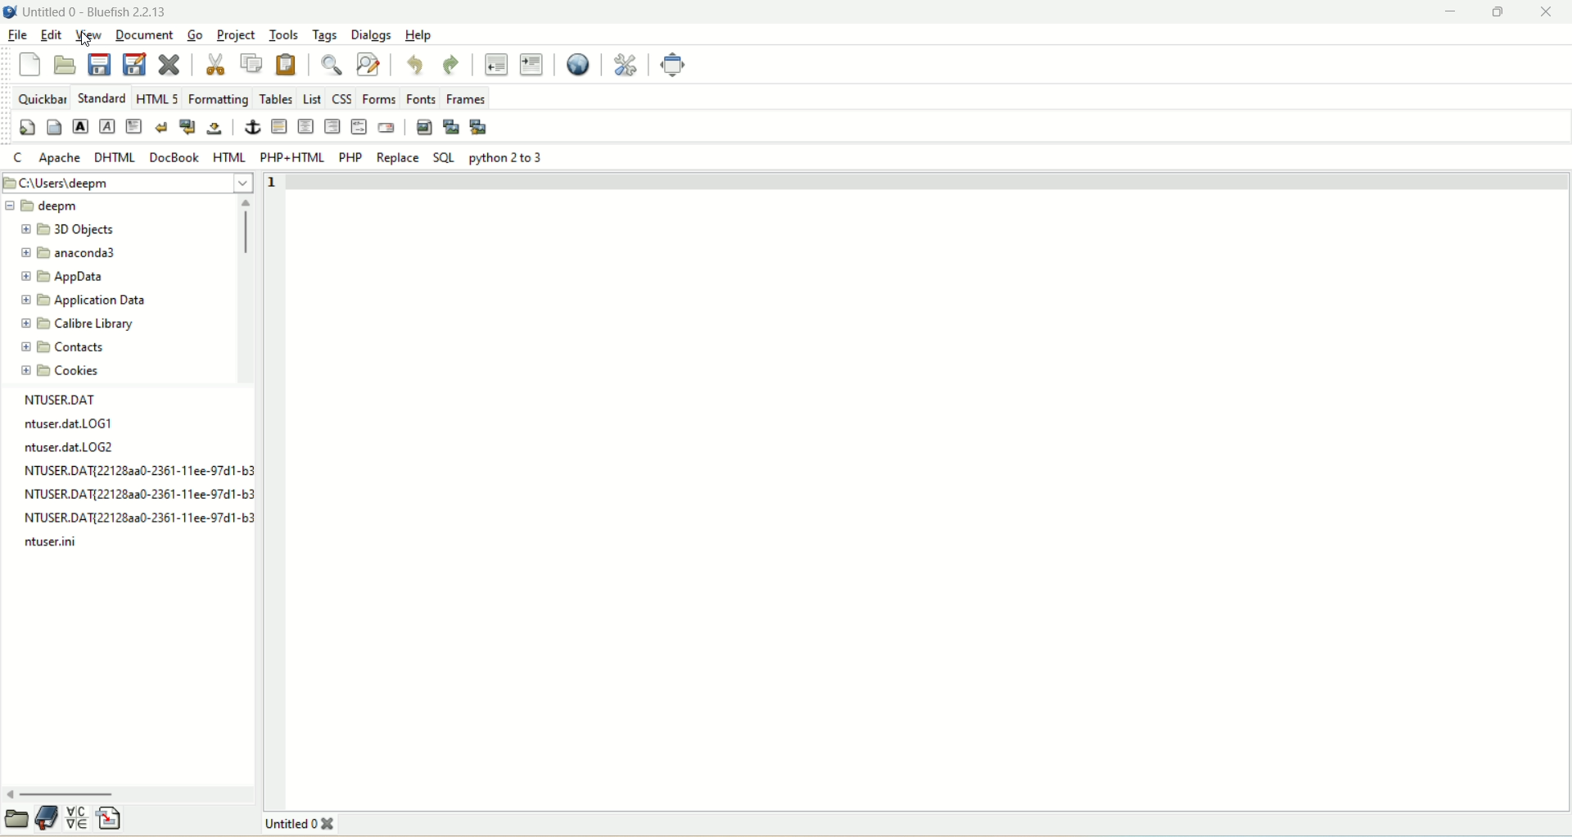  Describe the element at coordinates (48, 37) in the screenshot. I see `edit` at that location.